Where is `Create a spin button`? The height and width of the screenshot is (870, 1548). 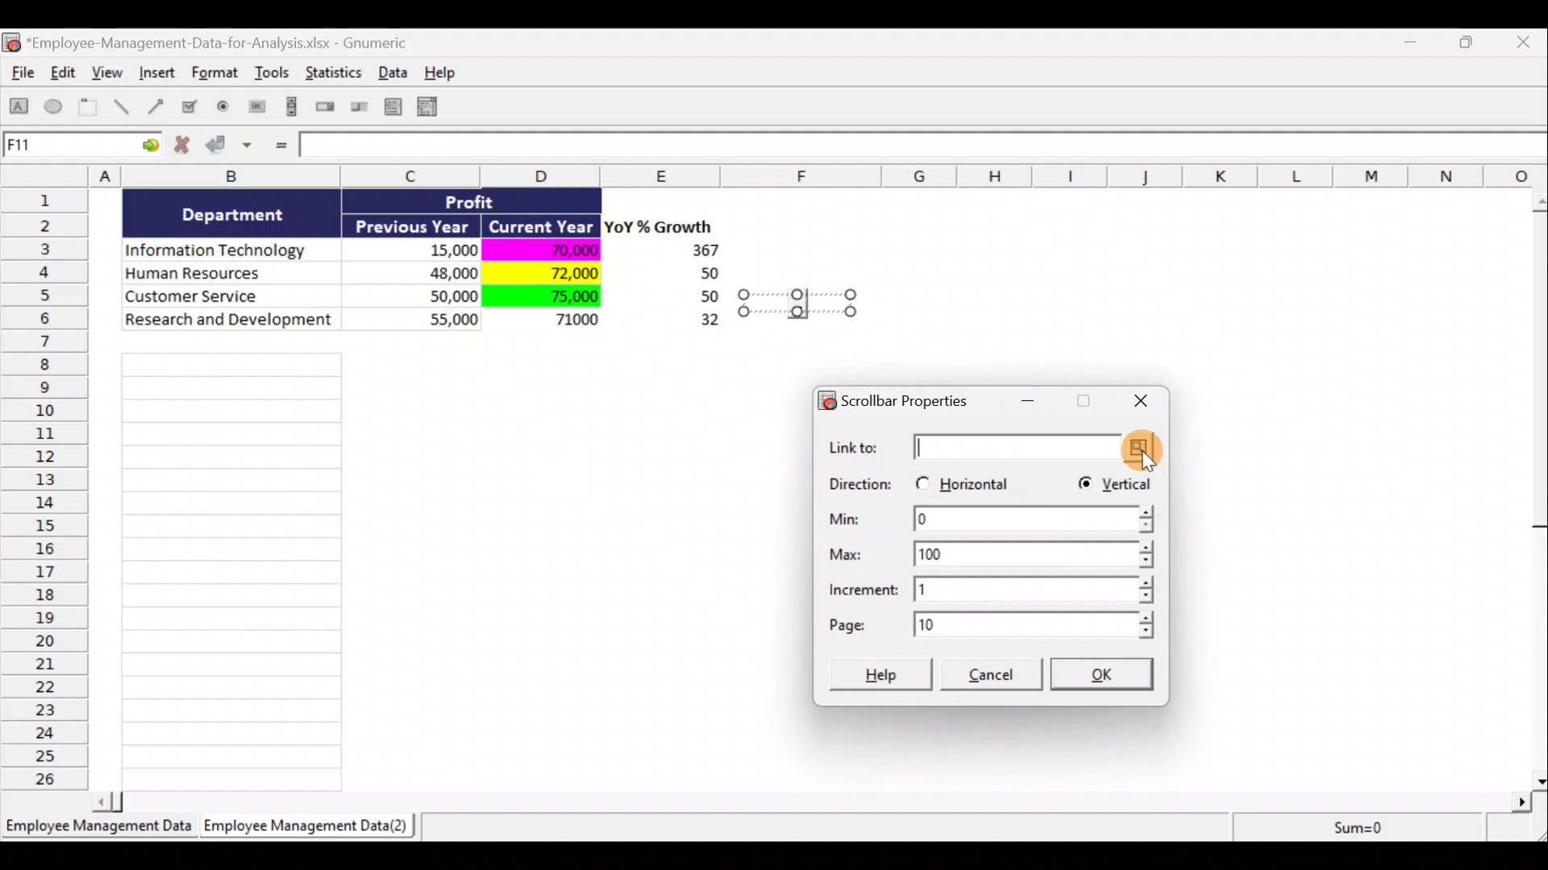
Create a spin button is located at coordinates (327, 108).